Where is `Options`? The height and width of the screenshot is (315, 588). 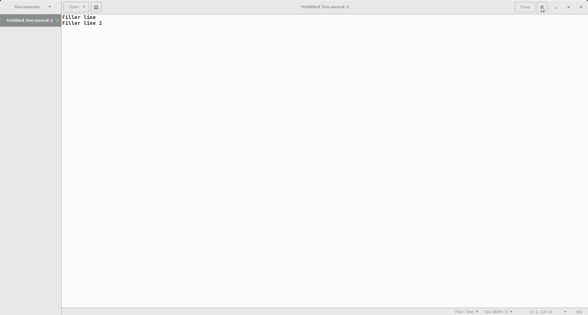 Options is located at coordinates (543, 7).